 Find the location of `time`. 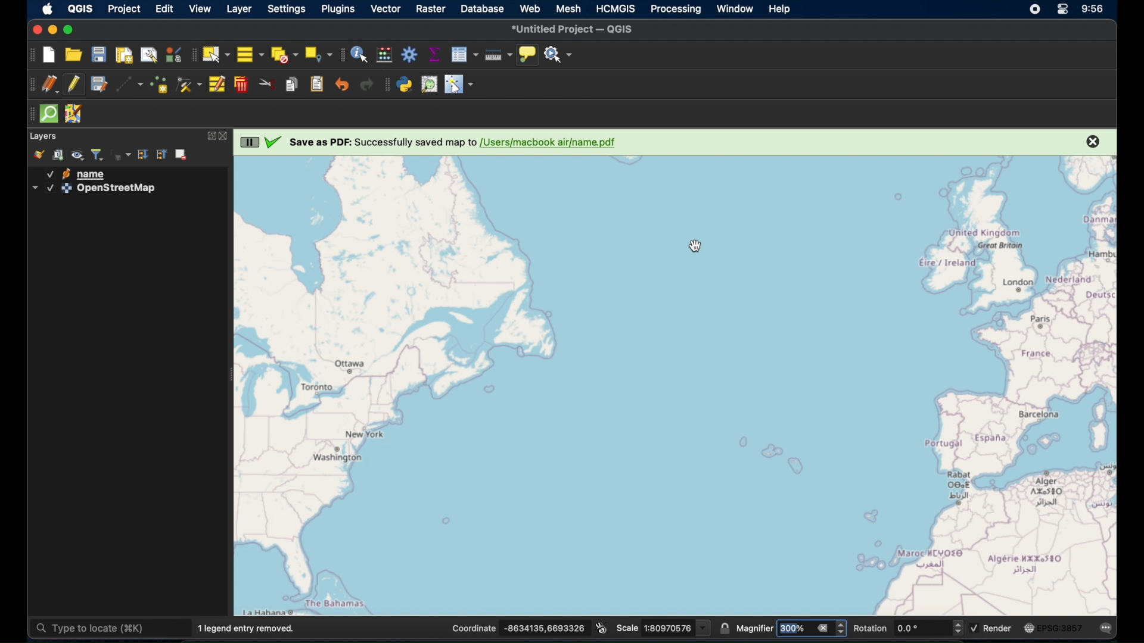

time is located at coordinates (1095, 10).